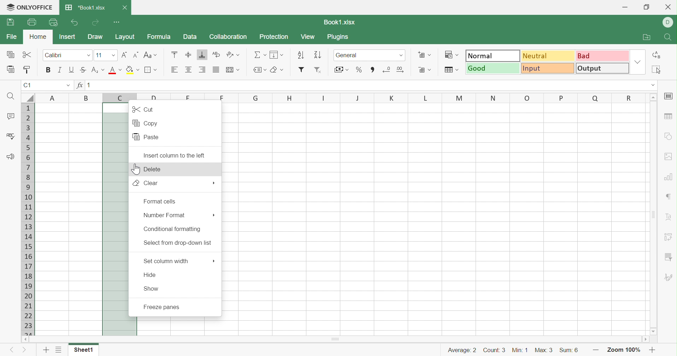  I want to click on General, so click(350, 56).